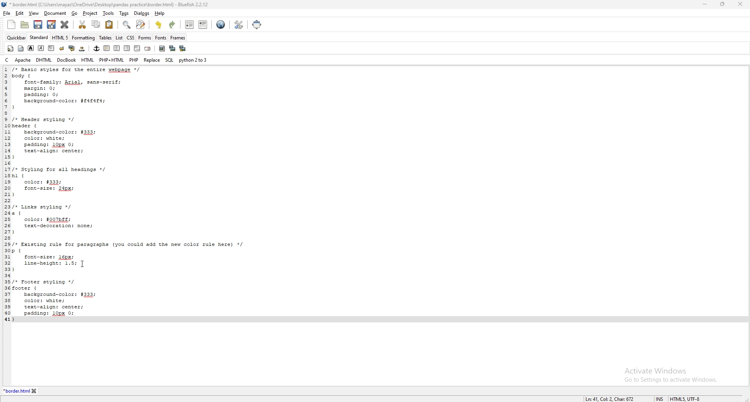 The image size is (750, 402). I want to click on project, so click(89, 14).